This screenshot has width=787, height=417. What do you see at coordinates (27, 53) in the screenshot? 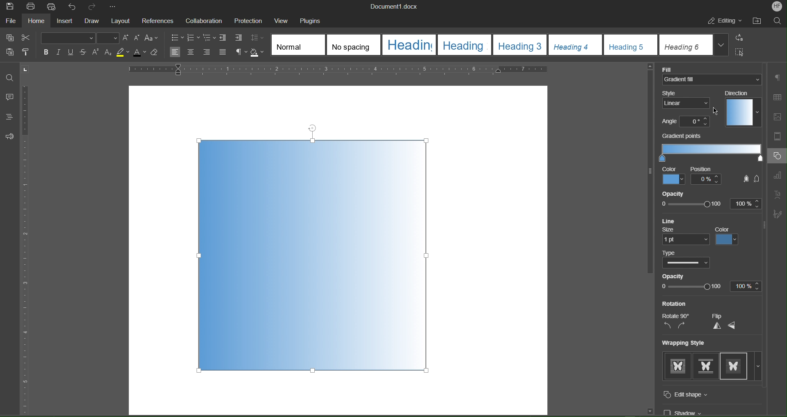
I see `Style Copy` at bounding box center [27, 53].